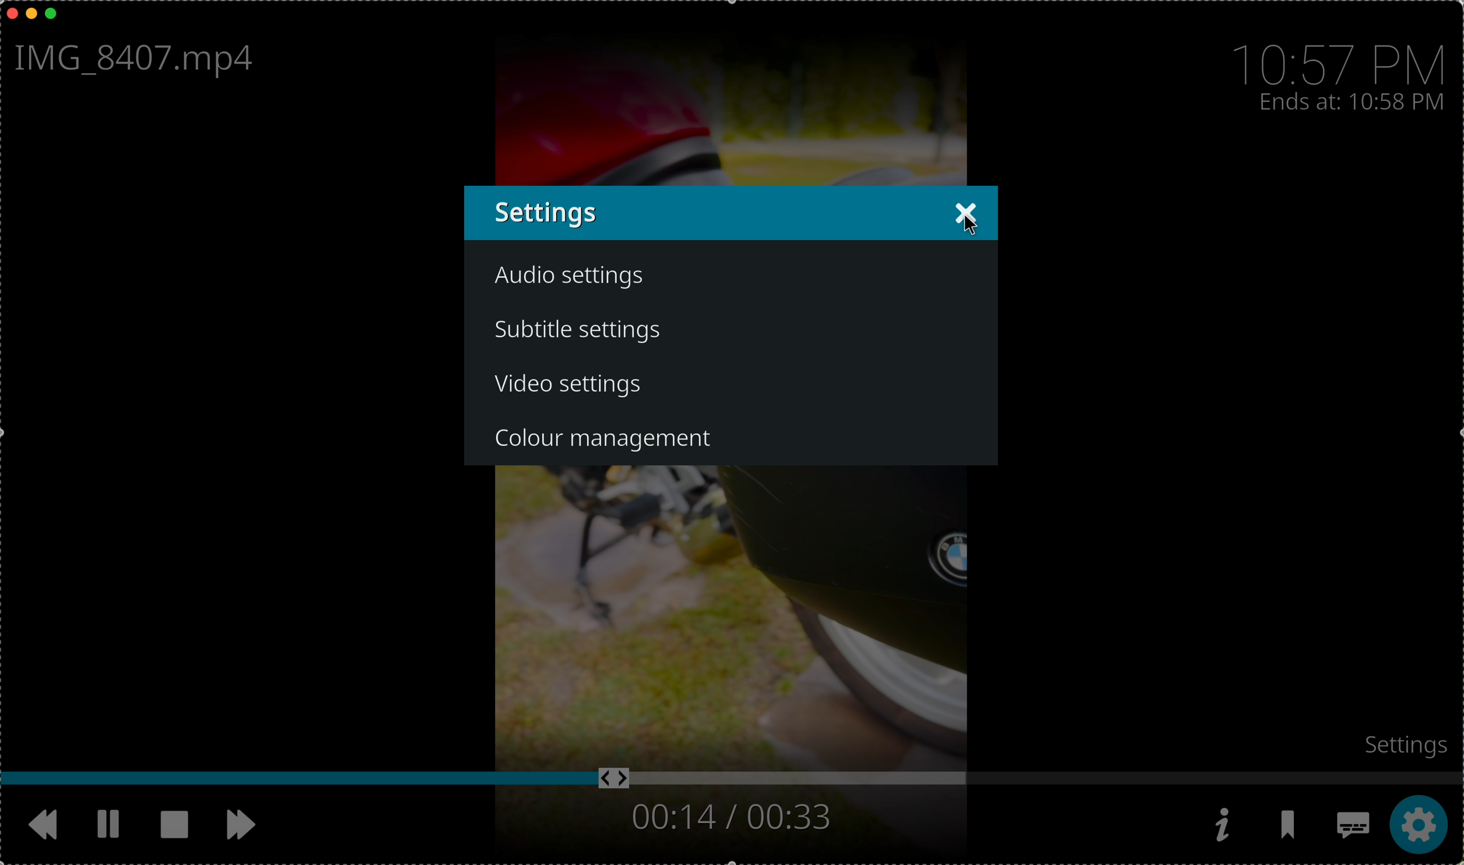 The image size is (1464, 865). What do you see at coordinates (32, 16) in the screenshot?
I see `minimize ` at bounding box center [32, 16].